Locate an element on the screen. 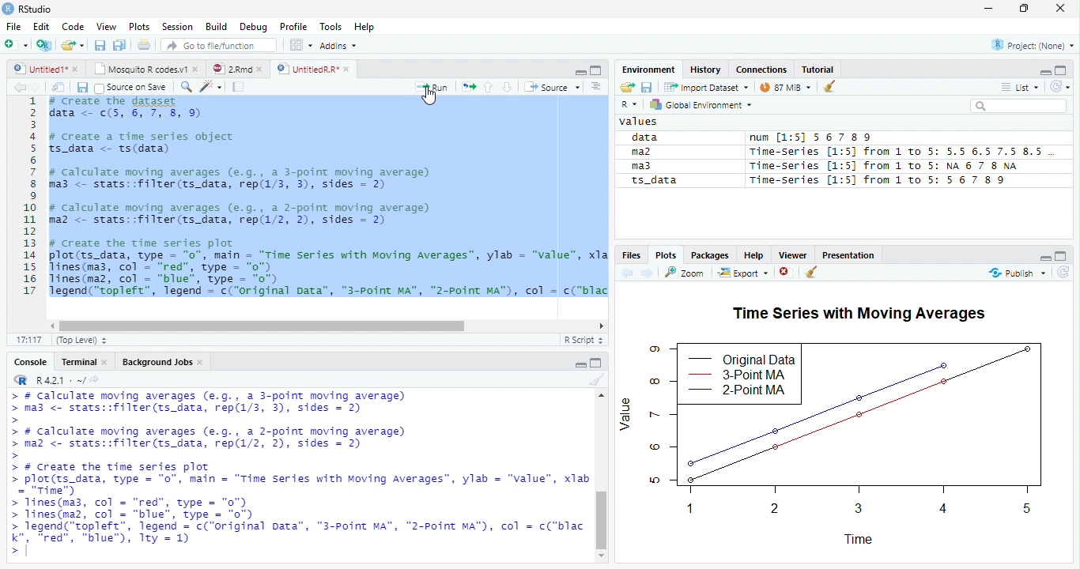 Image resolution: width=1080 pixels, height=569 pixels. Packages is located at coordinates (710, 255).